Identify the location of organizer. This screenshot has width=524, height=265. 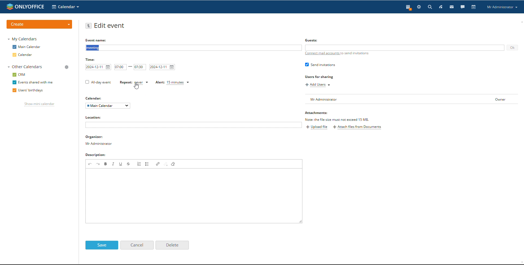
(99, 137).